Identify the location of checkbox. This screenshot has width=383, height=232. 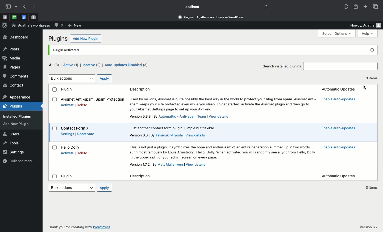
(53, 176).